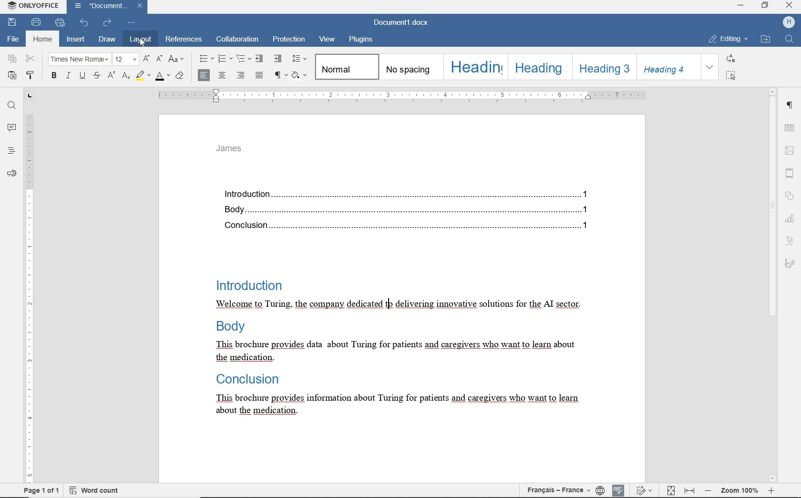 The height and width of the screenshot is (498, 801). Describe the element at coordinates (411, 304) in the screenshot. I see `text` at that location.